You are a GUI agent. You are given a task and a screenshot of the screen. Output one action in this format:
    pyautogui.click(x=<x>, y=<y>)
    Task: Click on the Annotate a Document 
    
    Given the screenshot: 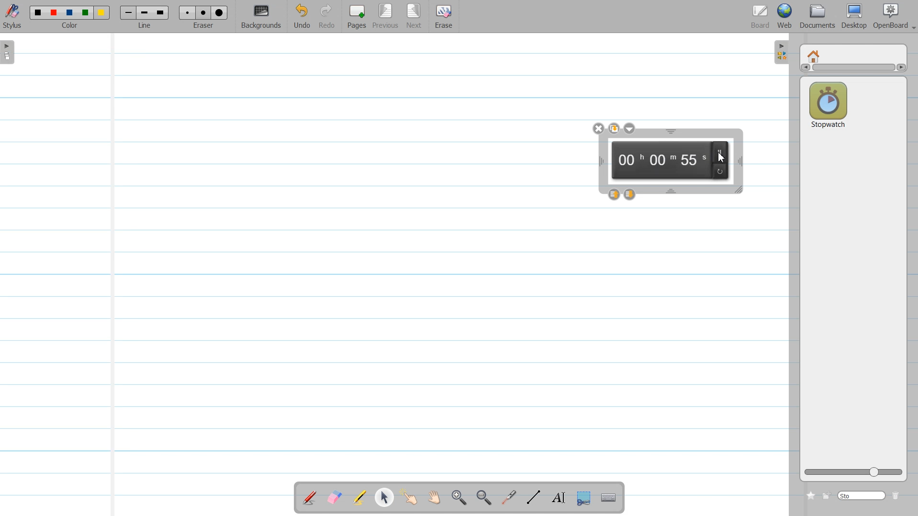 What is the action you would take?
    pyautogui.click(x=310, y=497)
    